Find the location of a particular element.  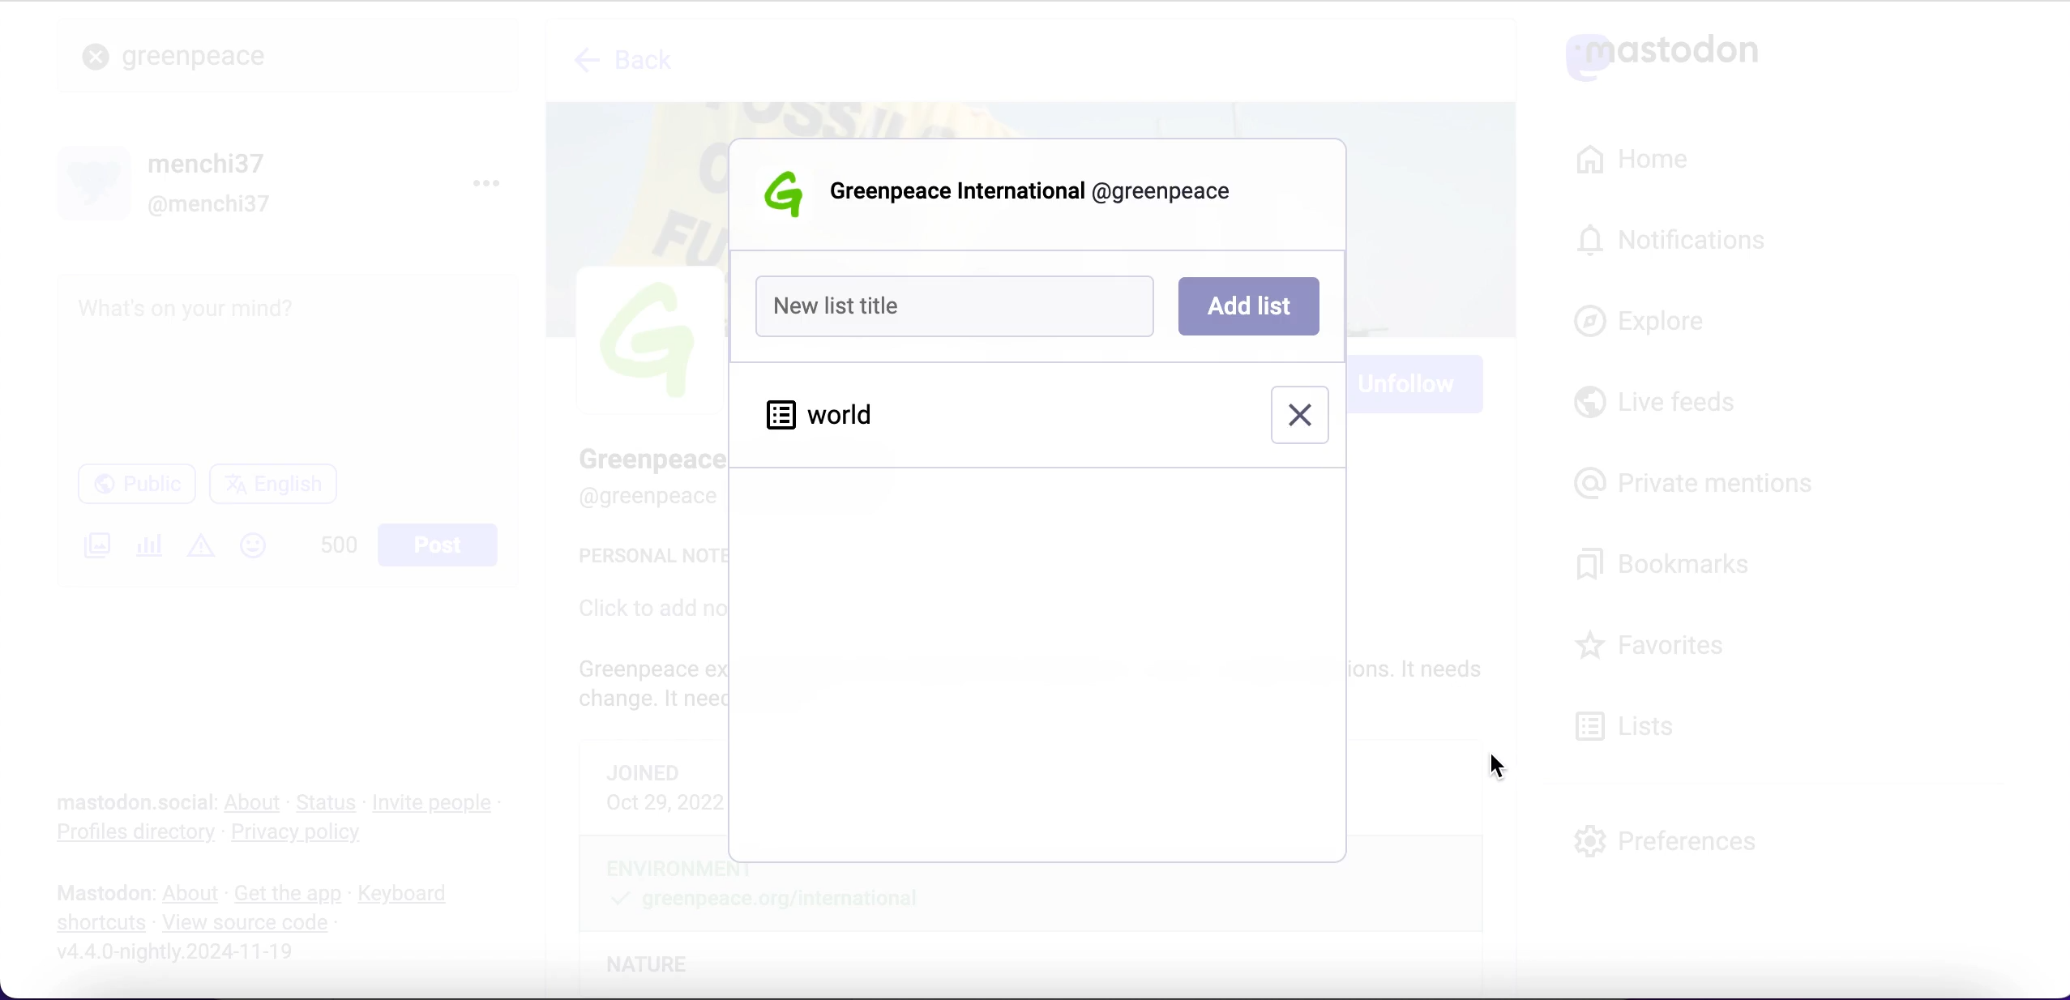

get the app is located at coordinates (286, 893).